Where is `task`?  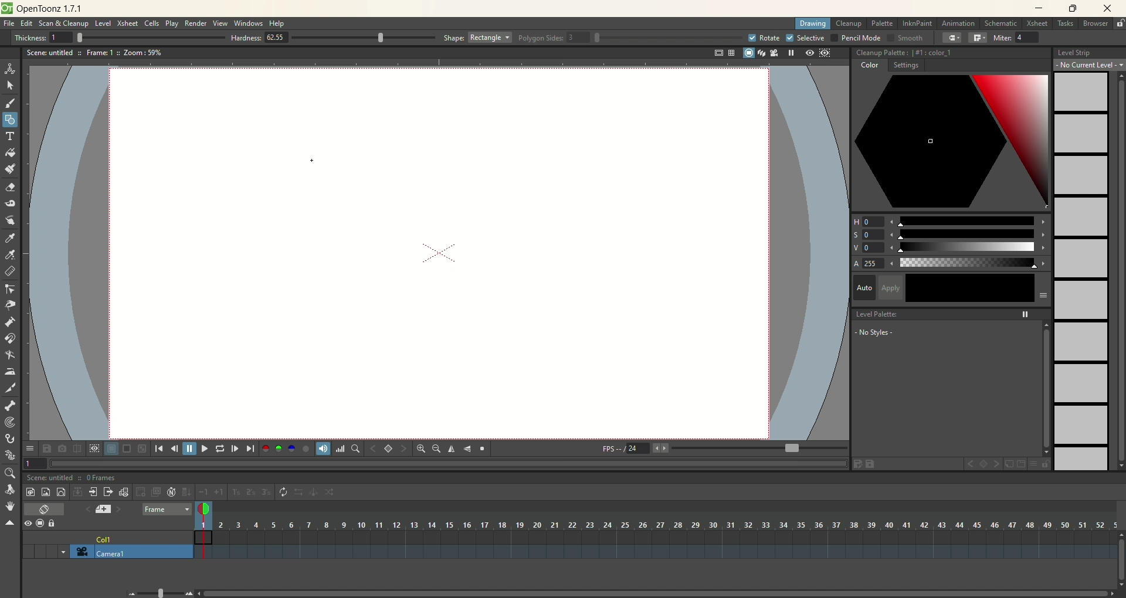
task is located at coordinates (1064, 26).